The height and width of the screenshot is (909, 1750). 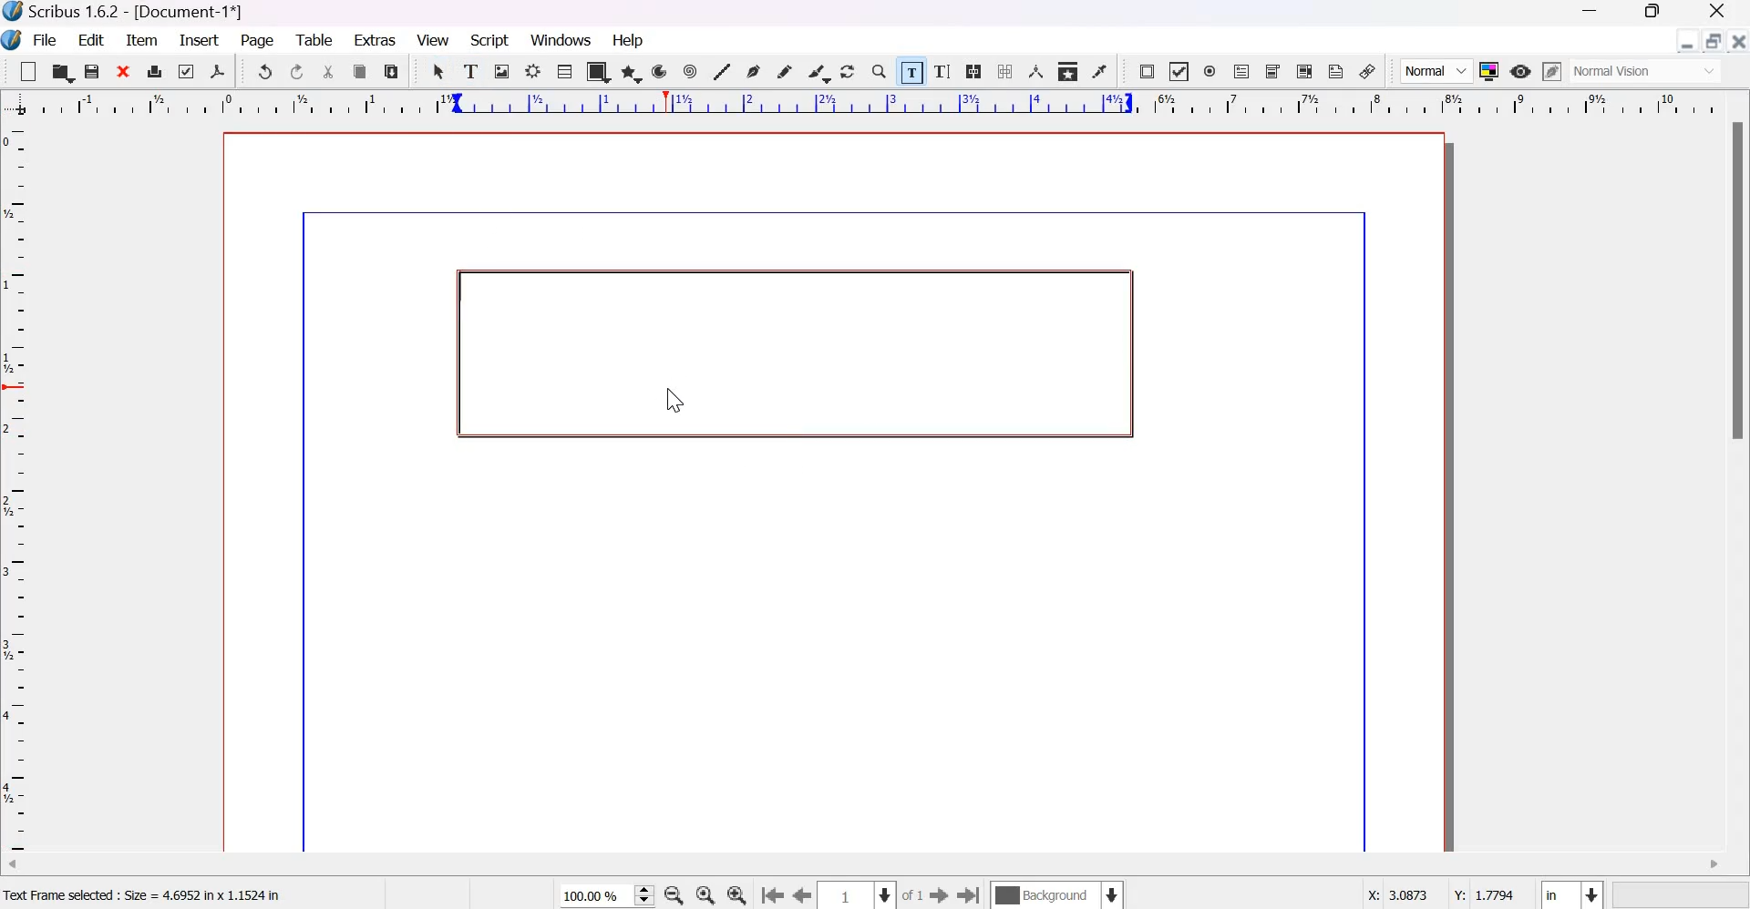 What do you see at coordinates (433, 40) in the screenshot?
I see `View` at bounding box center [433, 40].